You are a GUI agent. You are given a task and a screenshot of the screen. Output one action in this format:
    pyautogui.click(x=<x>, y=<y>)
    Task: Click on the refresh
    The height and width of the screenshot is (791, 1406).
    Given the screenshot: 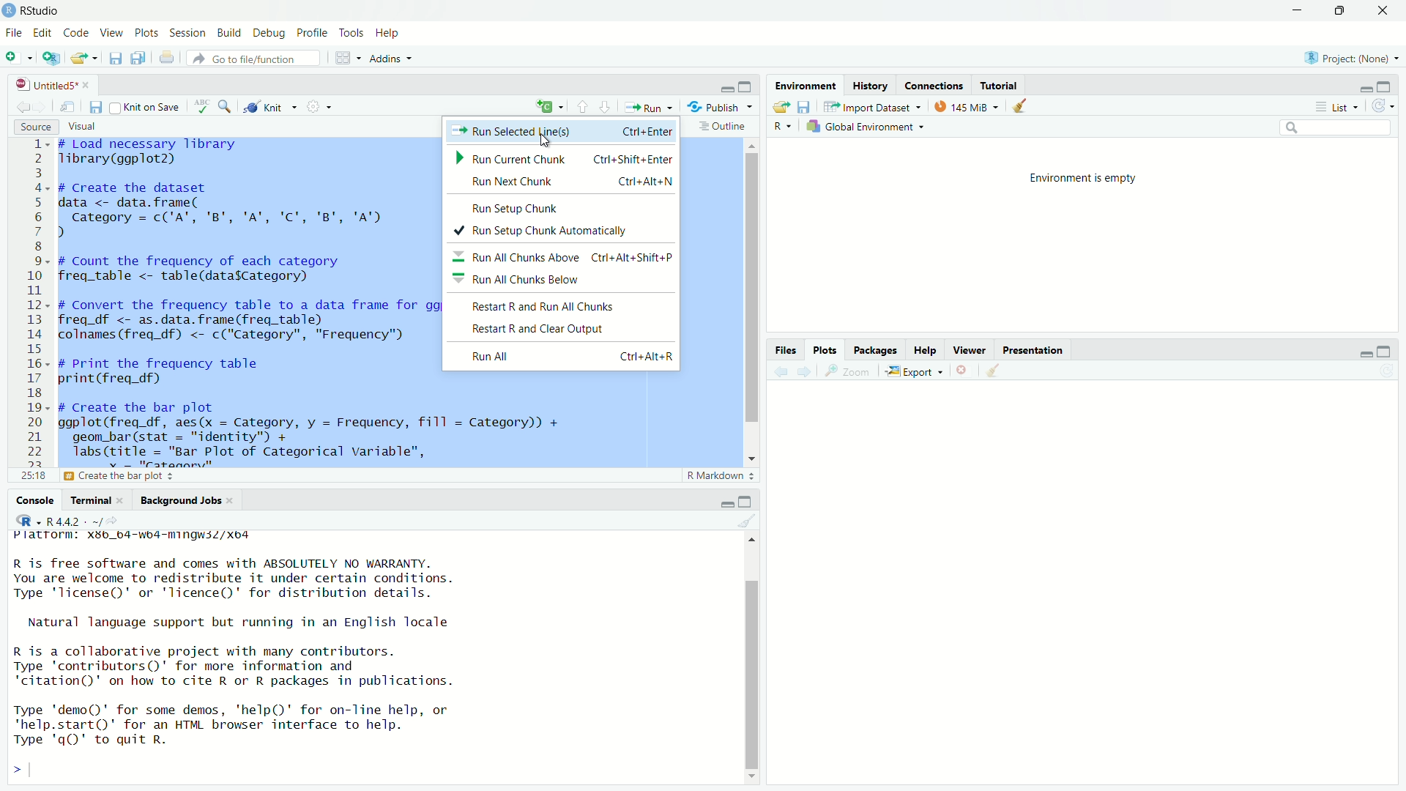 What is the action you would take?
    pyautogui.click(x=1383, y=106)
    